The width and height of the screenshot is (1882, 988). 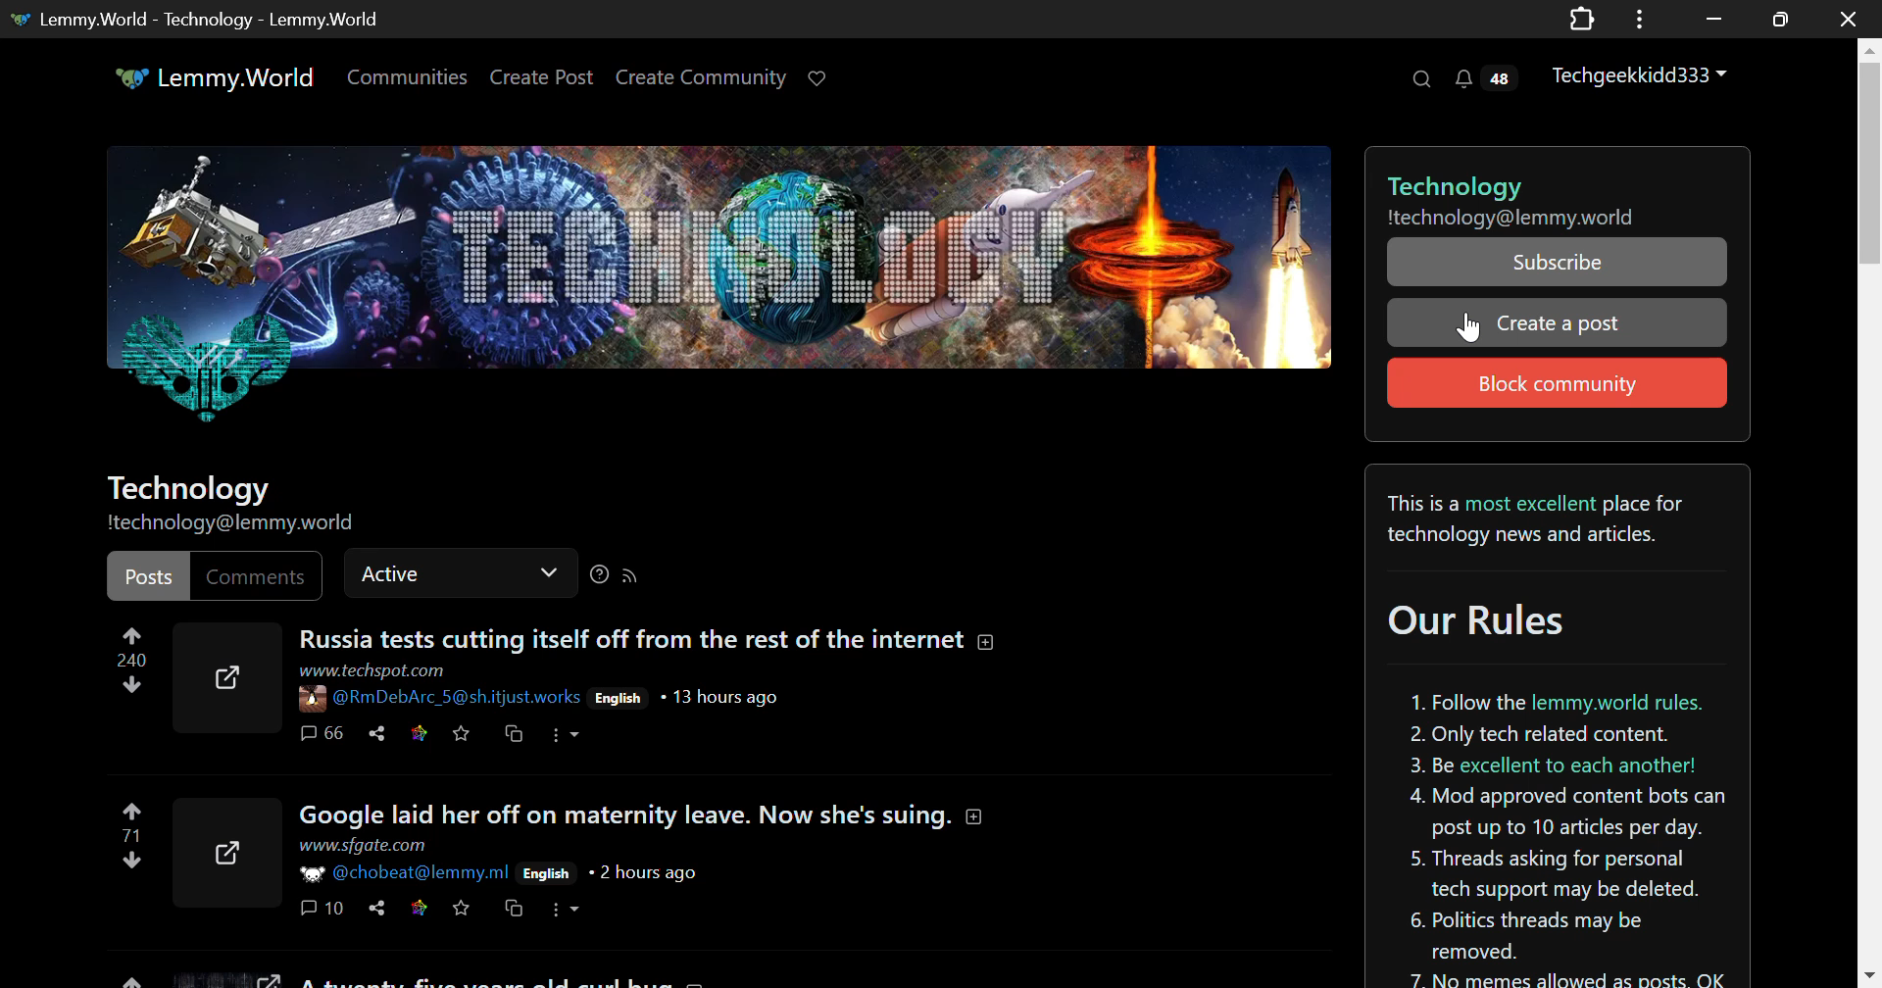 What do you see at coordinates (653, 639) in the screenshot?
I see `Russia tests cutting itself off from the rest of the internet` at bounding box center [653, 639].